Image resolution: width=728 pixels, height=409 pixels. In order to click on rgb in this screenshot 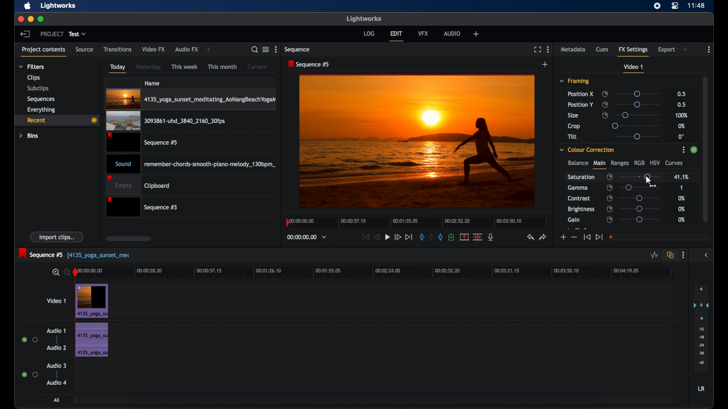, I will do `click(639, 162)`.